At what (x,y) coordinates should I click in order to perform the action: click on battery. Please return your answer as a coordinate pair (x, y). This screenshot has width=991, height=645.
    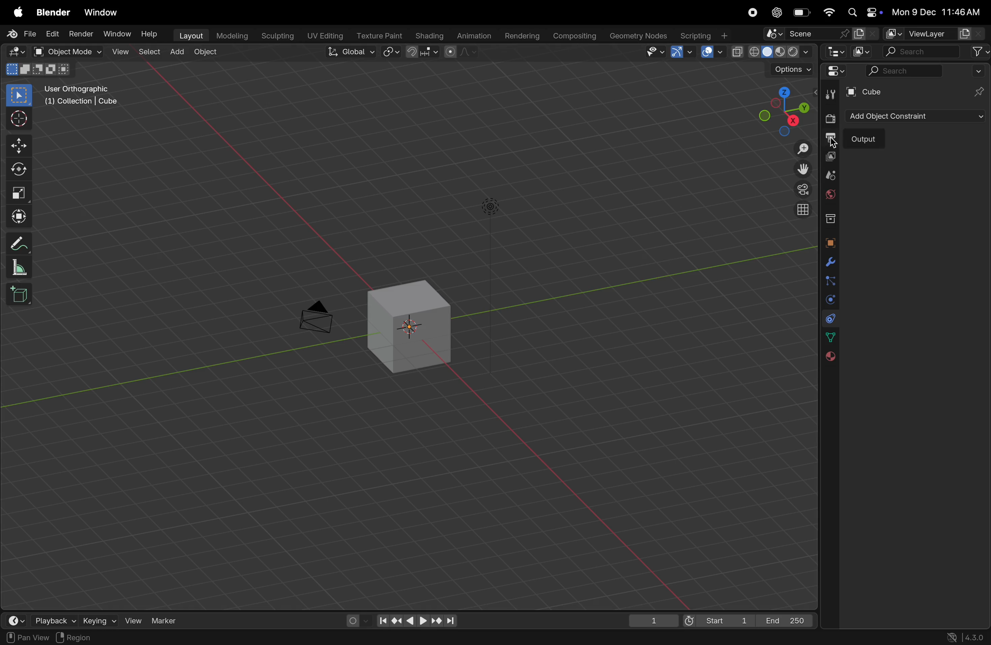
    Looking at the image, I should click on (799, 13).